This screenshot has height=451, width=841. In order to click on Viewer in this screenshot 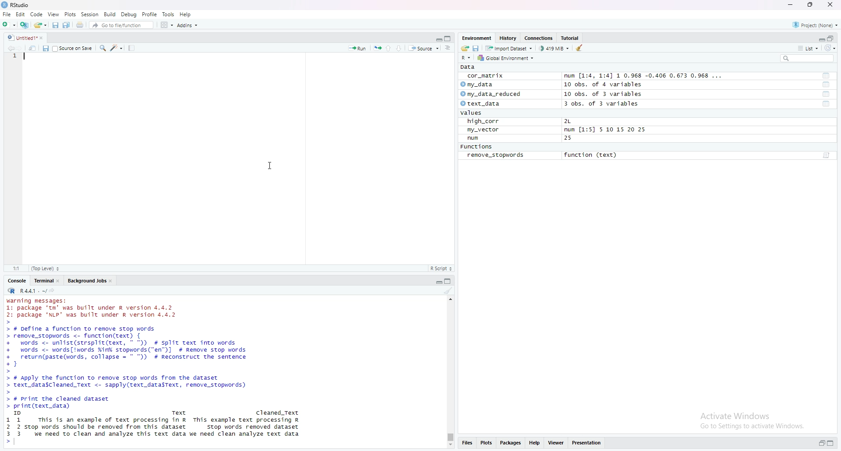, I will do `click(557, 443)`.